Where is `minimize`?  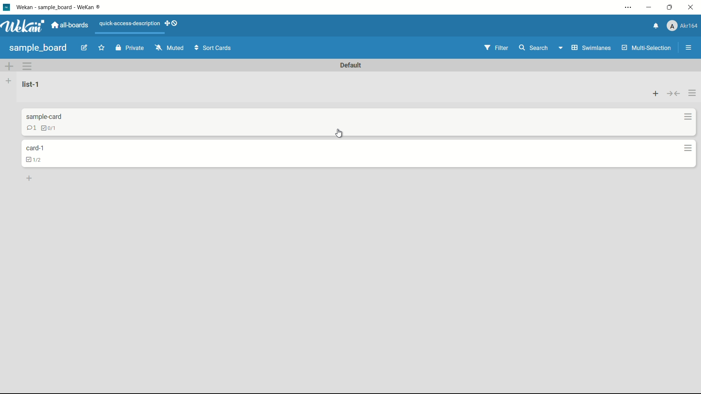 minimize is located at coordinates (650, 7).